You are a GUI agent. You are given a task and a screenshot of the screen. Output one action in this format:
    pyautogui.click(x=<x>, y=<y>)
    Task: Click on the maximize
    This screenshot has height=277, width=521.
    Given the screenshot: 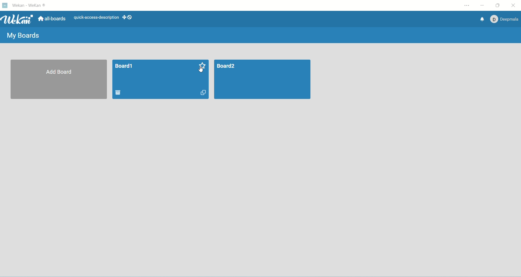 What is the action you would take?
    pyautogui.click(x=499, y=5)
    